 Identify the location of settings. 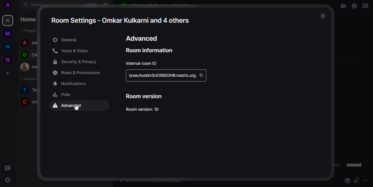
(8, 180).